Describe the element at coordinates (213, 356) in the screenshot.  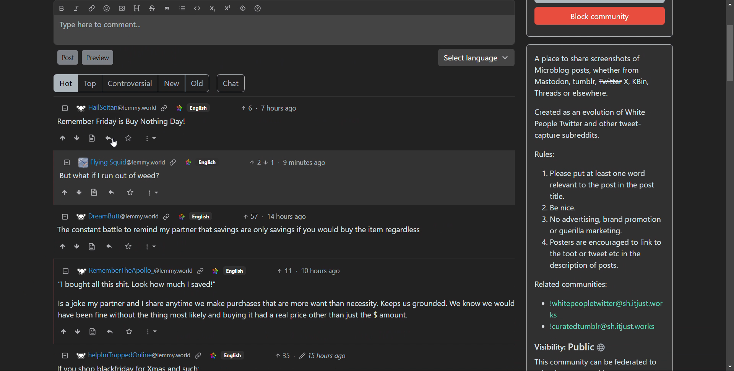
I see `link` at that location.